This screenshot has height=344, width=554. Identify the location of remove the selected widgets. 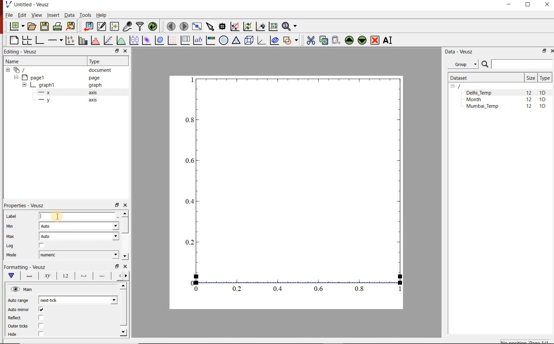
(375, 40).